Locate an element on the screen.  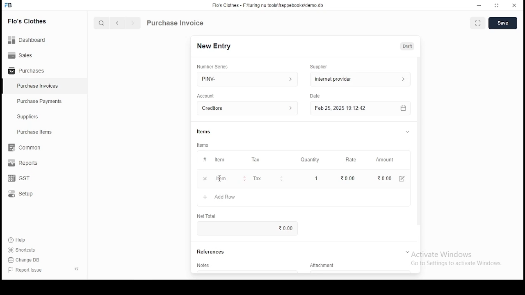
Attachment is located at coordinates (322, 265).